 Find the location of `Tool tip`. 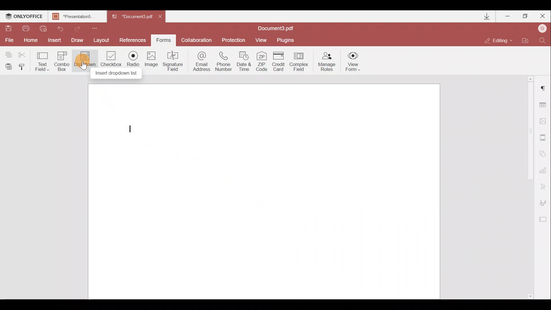

Tool tip is located at coordinates (119, 74).